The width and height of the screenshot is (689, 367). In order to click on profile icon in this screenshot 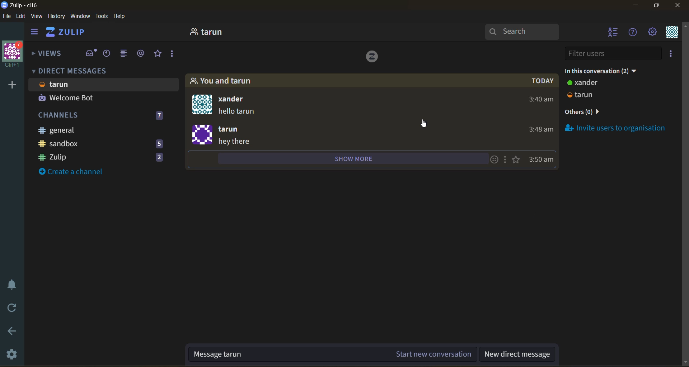, I will do `click(203, 104)`.